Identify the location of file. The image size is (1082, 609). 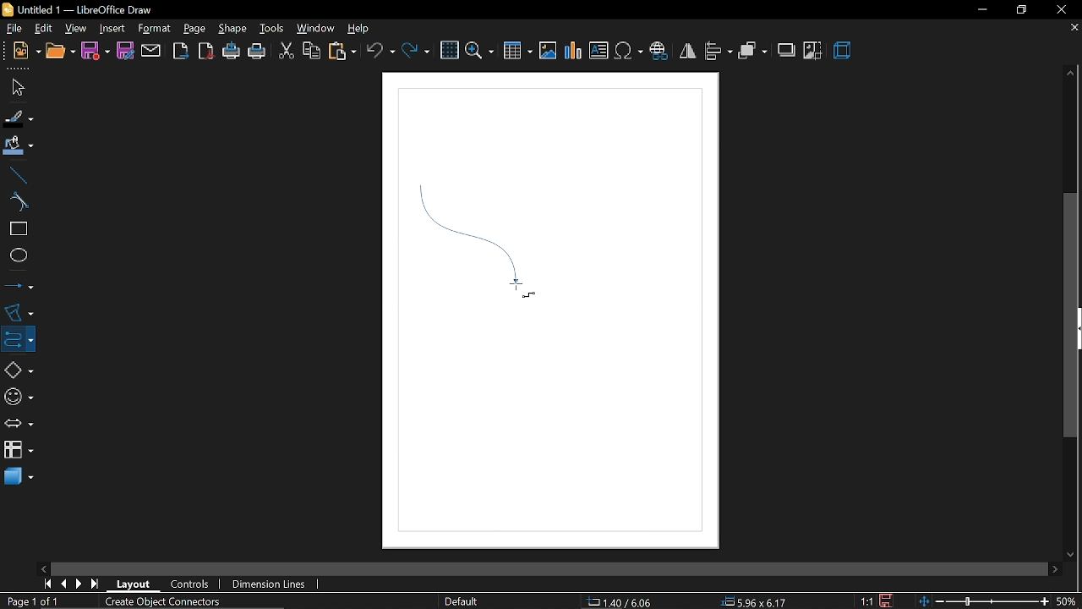
(11, 28).